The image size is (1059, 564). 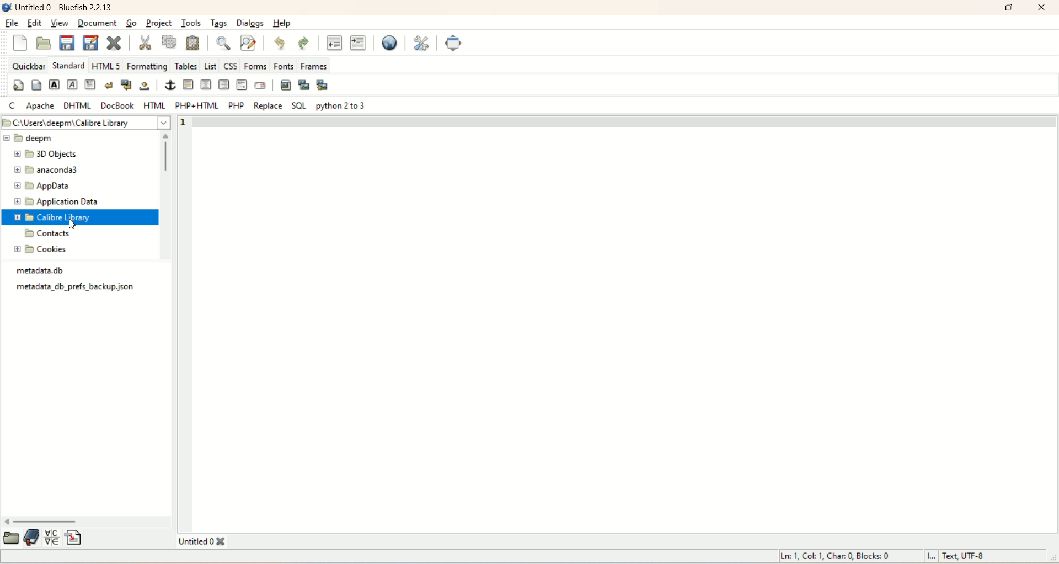 I want to click on calibre, so click(x=55, y=217).